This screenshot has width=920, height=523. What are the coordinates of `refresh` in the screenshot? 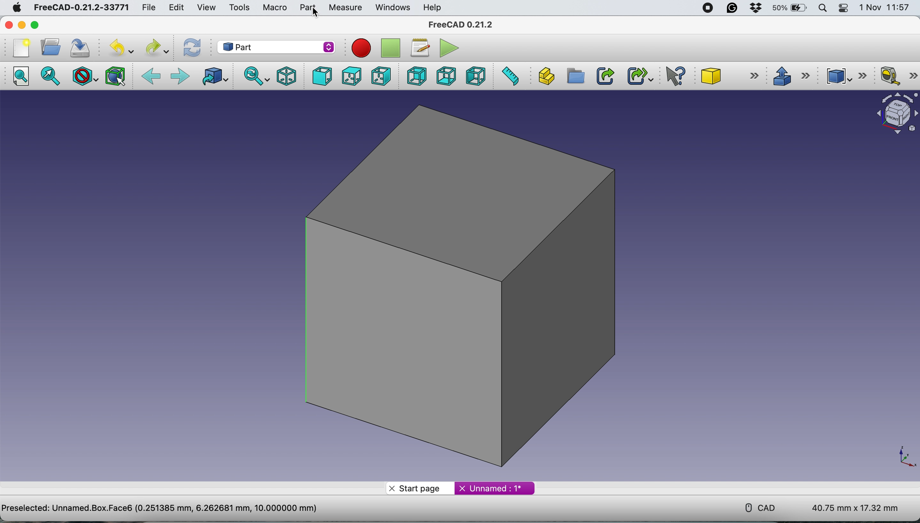 It's located at (191, 48).